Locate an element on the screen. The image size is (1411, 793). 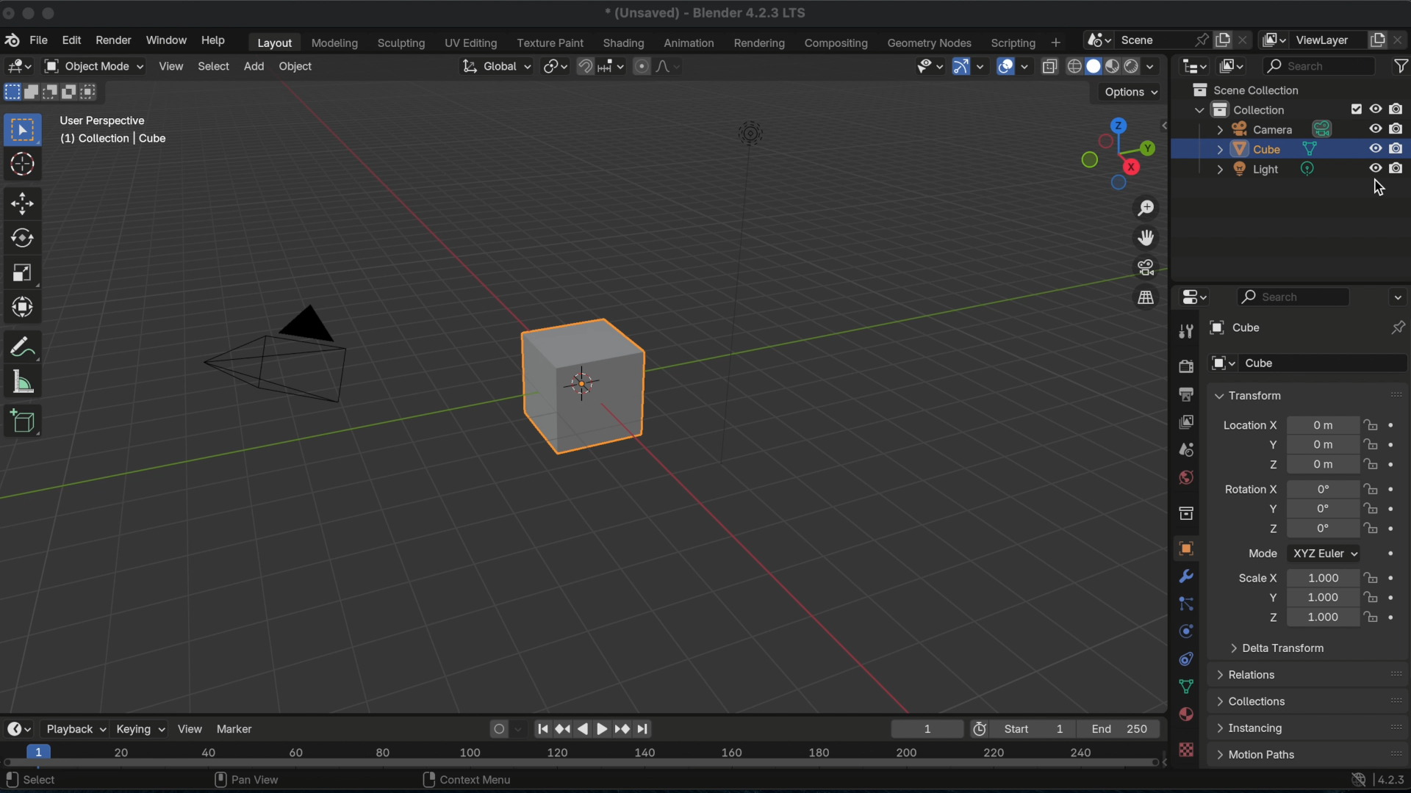
relations is located at coordinates (1251, 675).